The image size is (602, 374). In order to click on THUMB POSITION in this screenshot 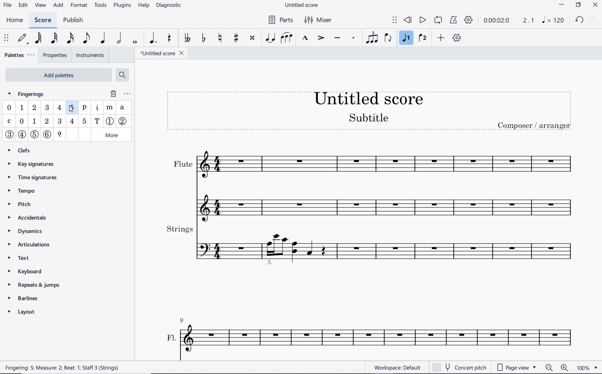, I will do `click(59, 134)`.